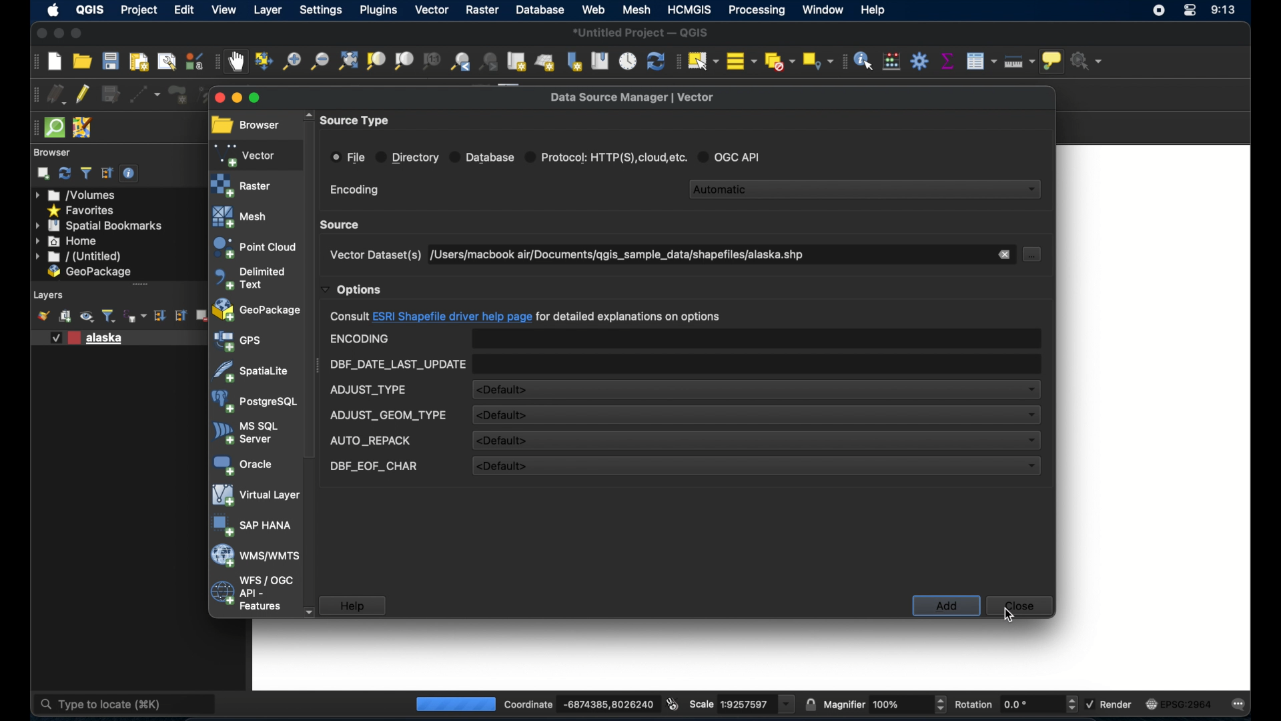 The height and width of the screenshot is (721, 1281). Describe the element at coordinates (518, 61) in the screenshot. I see `new map view` at that location.